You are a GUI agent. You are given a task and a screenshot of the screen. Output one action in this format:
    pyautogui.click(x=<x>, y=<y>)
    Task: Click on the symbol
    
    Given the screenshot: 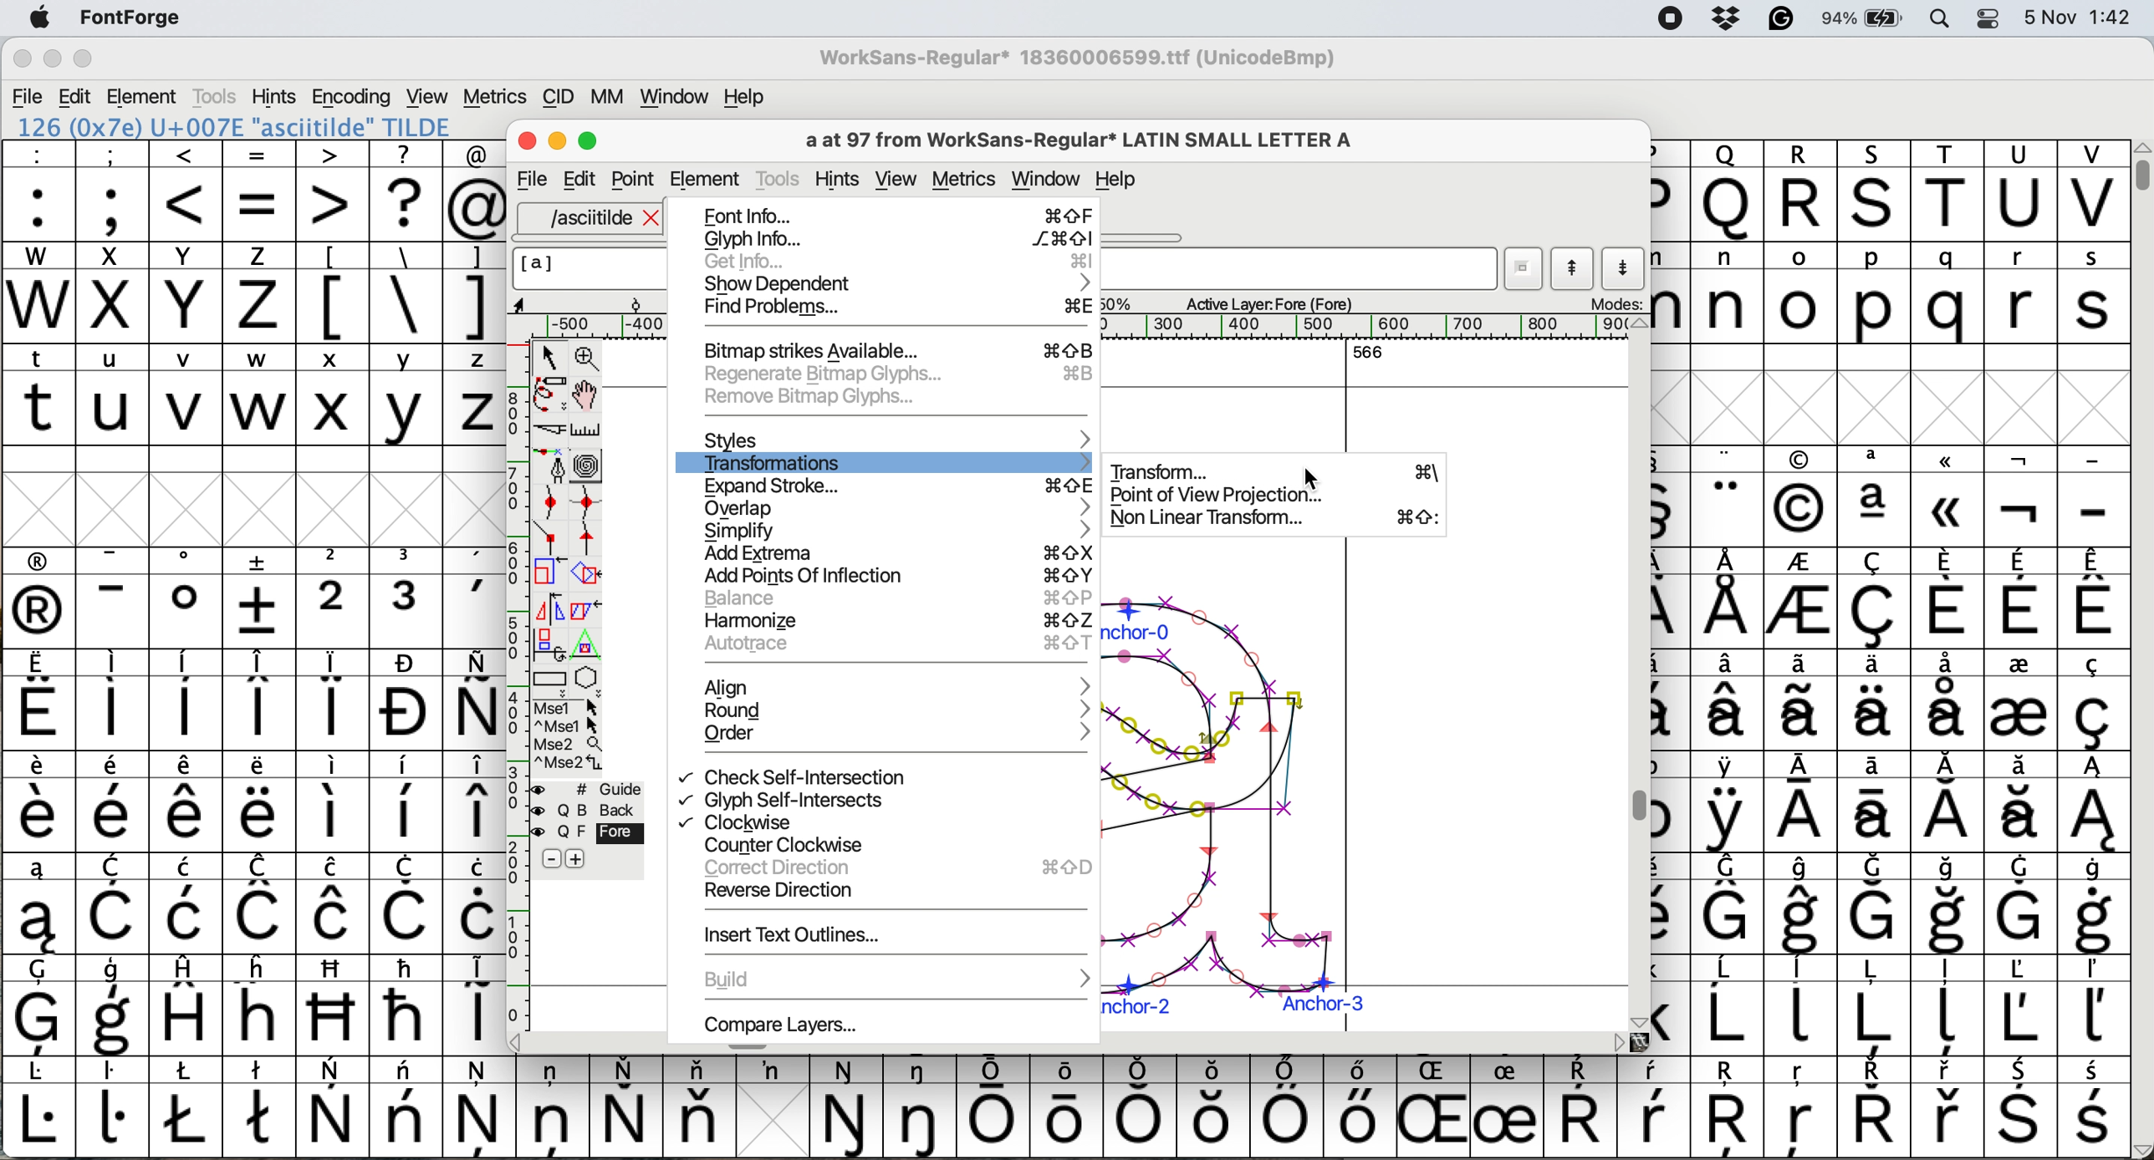 What is the action you would take?
    pyautogui.click(x=334, y=700)
    